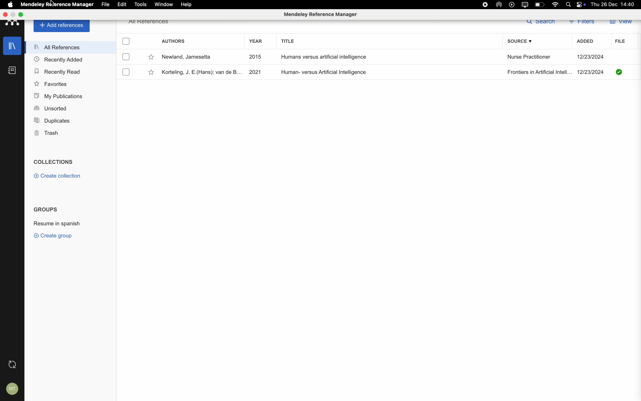 This screenshot has width=641, height=401. I want to click on Spotlight search, so click(570, 4).